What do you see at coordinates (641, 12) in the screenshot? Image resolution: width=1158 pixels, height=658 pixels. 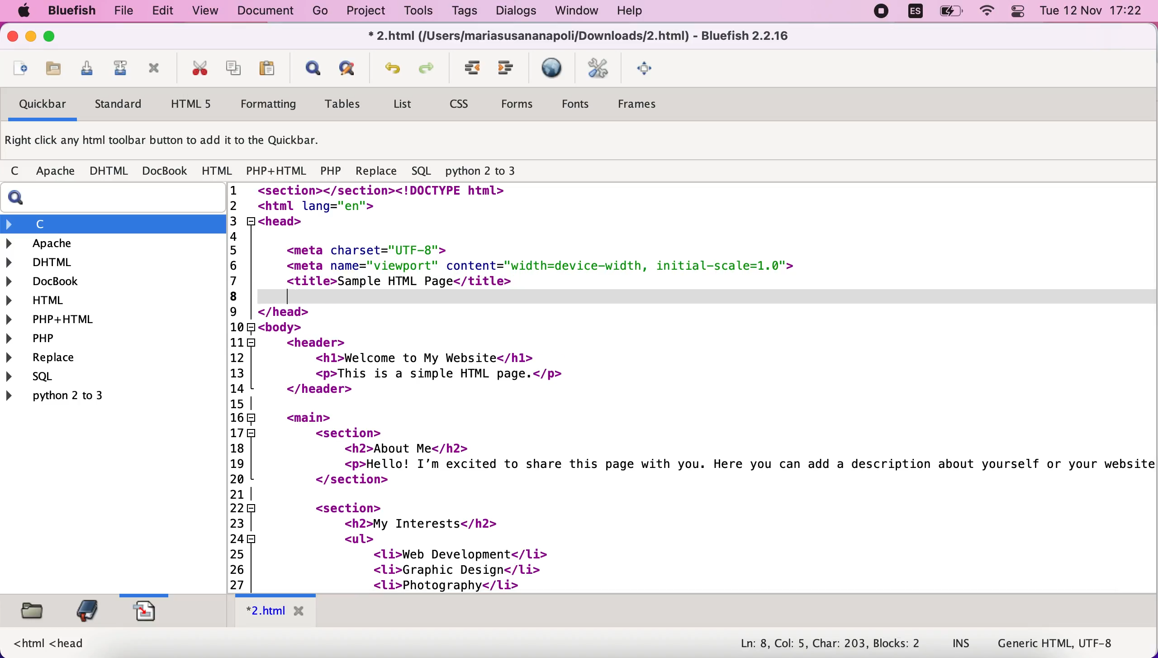 I see `help` at bounding box center [641, 12].